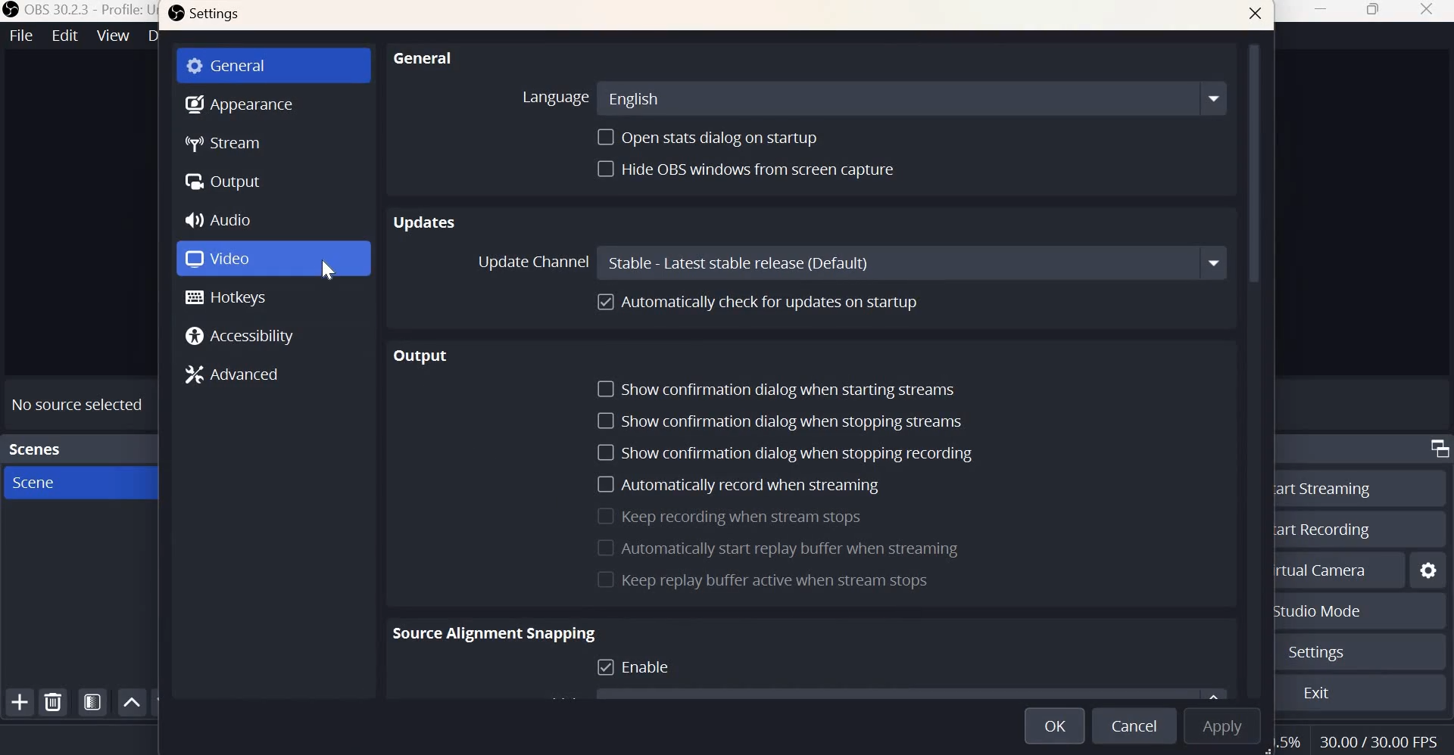 This screenshot has width=1454, height=755. I want to click on remove selected scene , so click(54, 703).